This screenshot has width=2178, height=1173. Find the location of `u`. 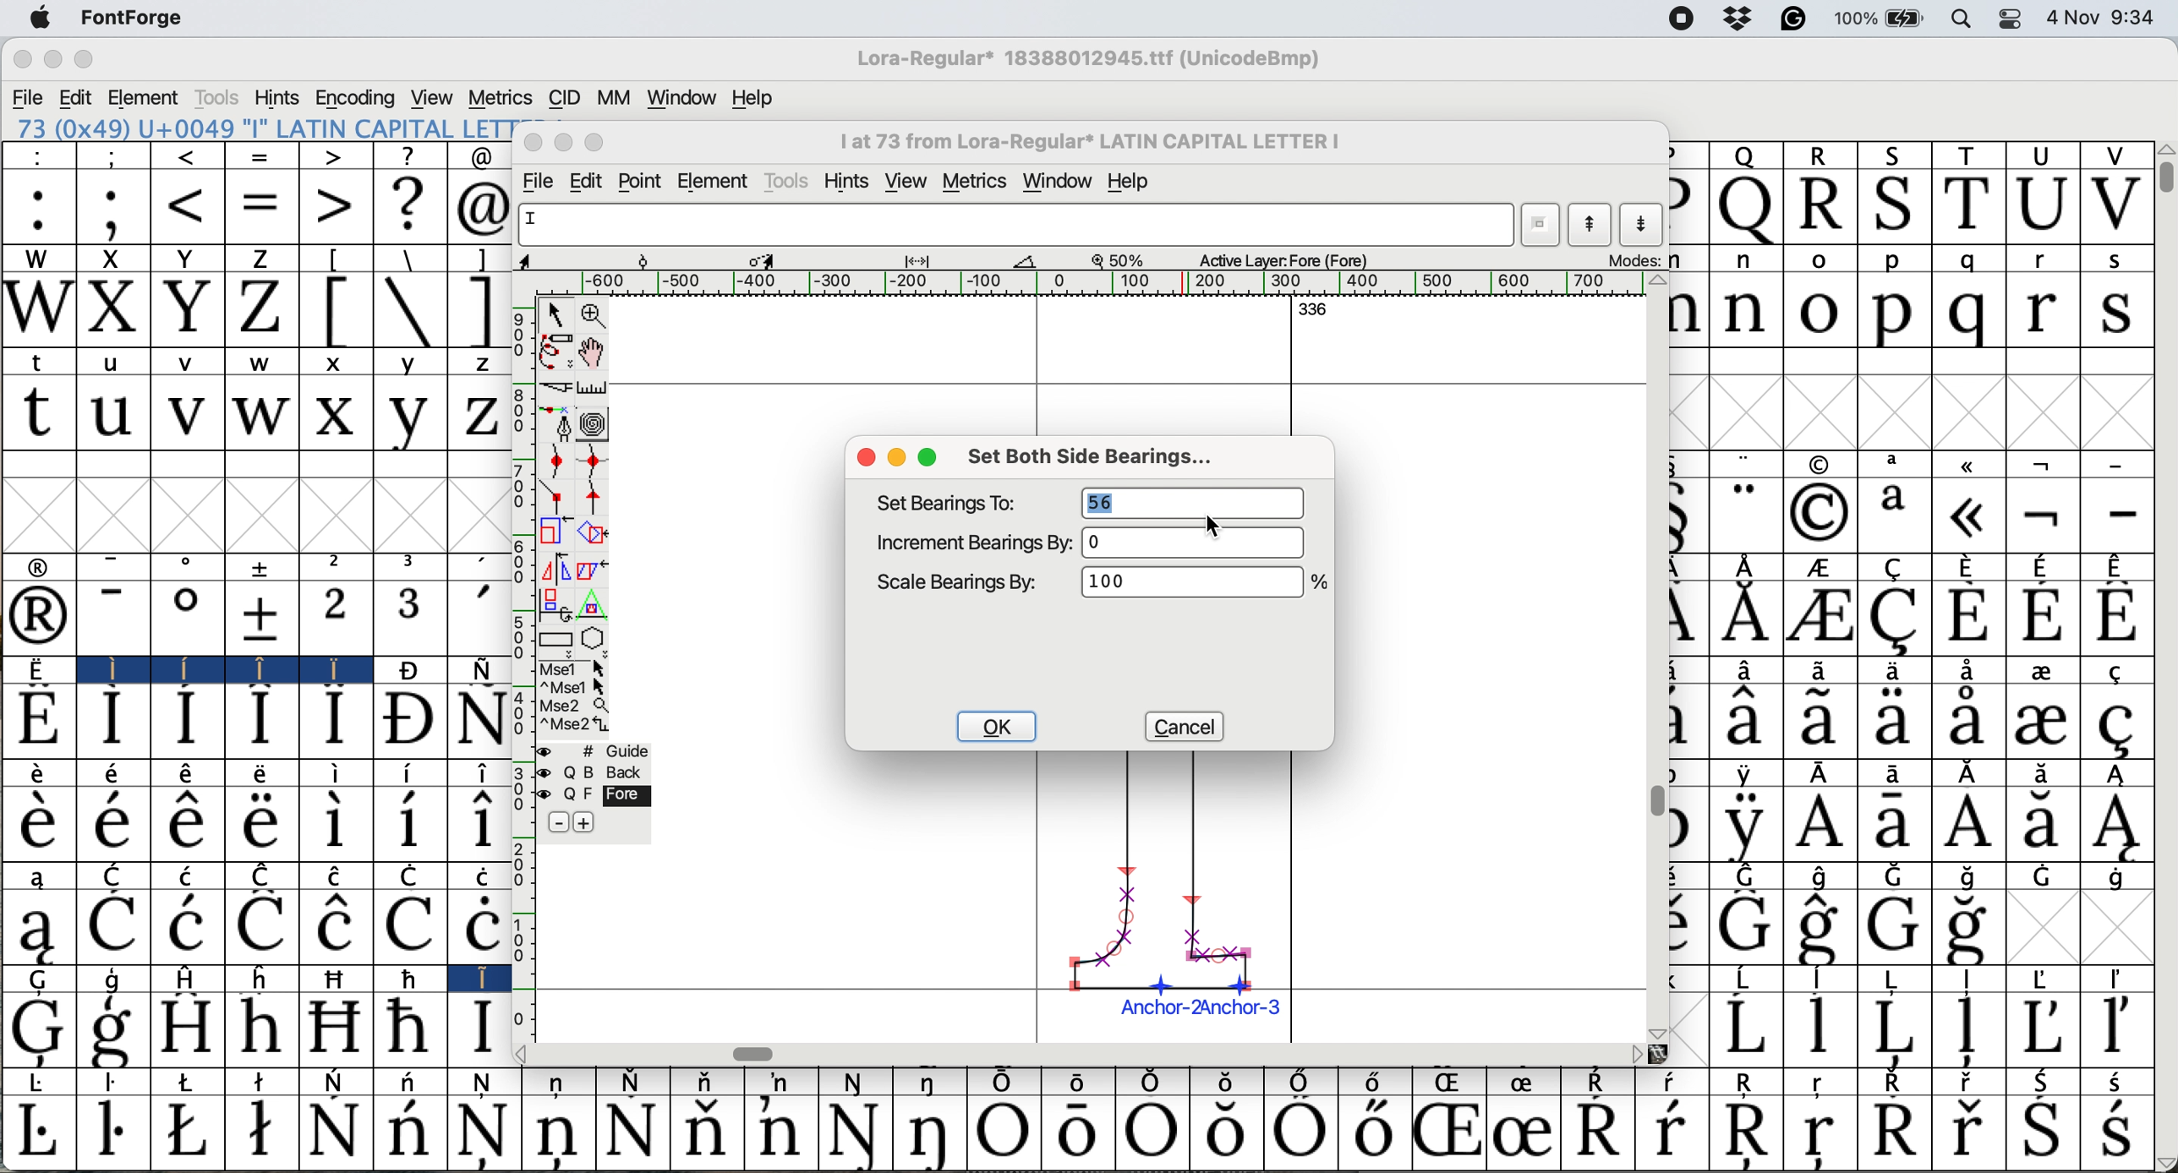

u is located at coordinates (112, 413).